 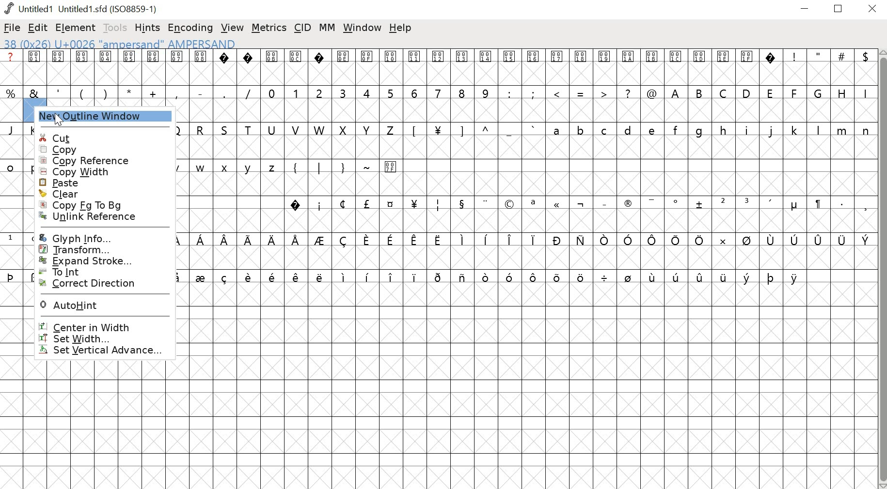 I want to click on symbol, so click(x=510, y=277).